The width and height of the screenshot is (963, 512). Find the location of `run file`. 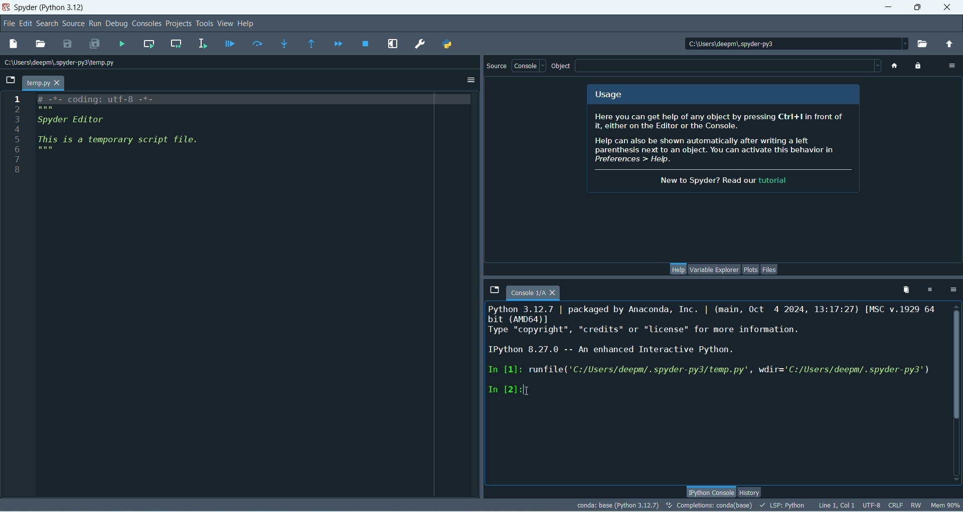

run file is located at coordinates (122, 45).